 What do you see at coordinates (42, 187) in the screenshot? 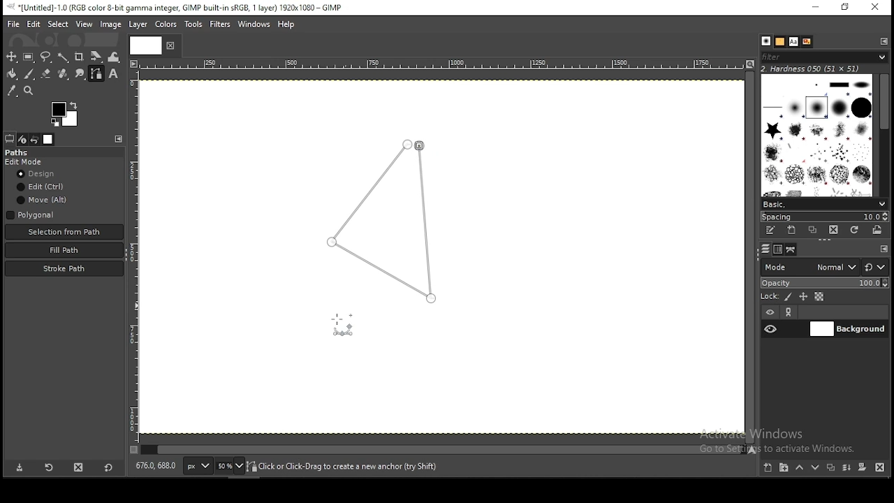
I see `edit` at bounding box center [42, 187].